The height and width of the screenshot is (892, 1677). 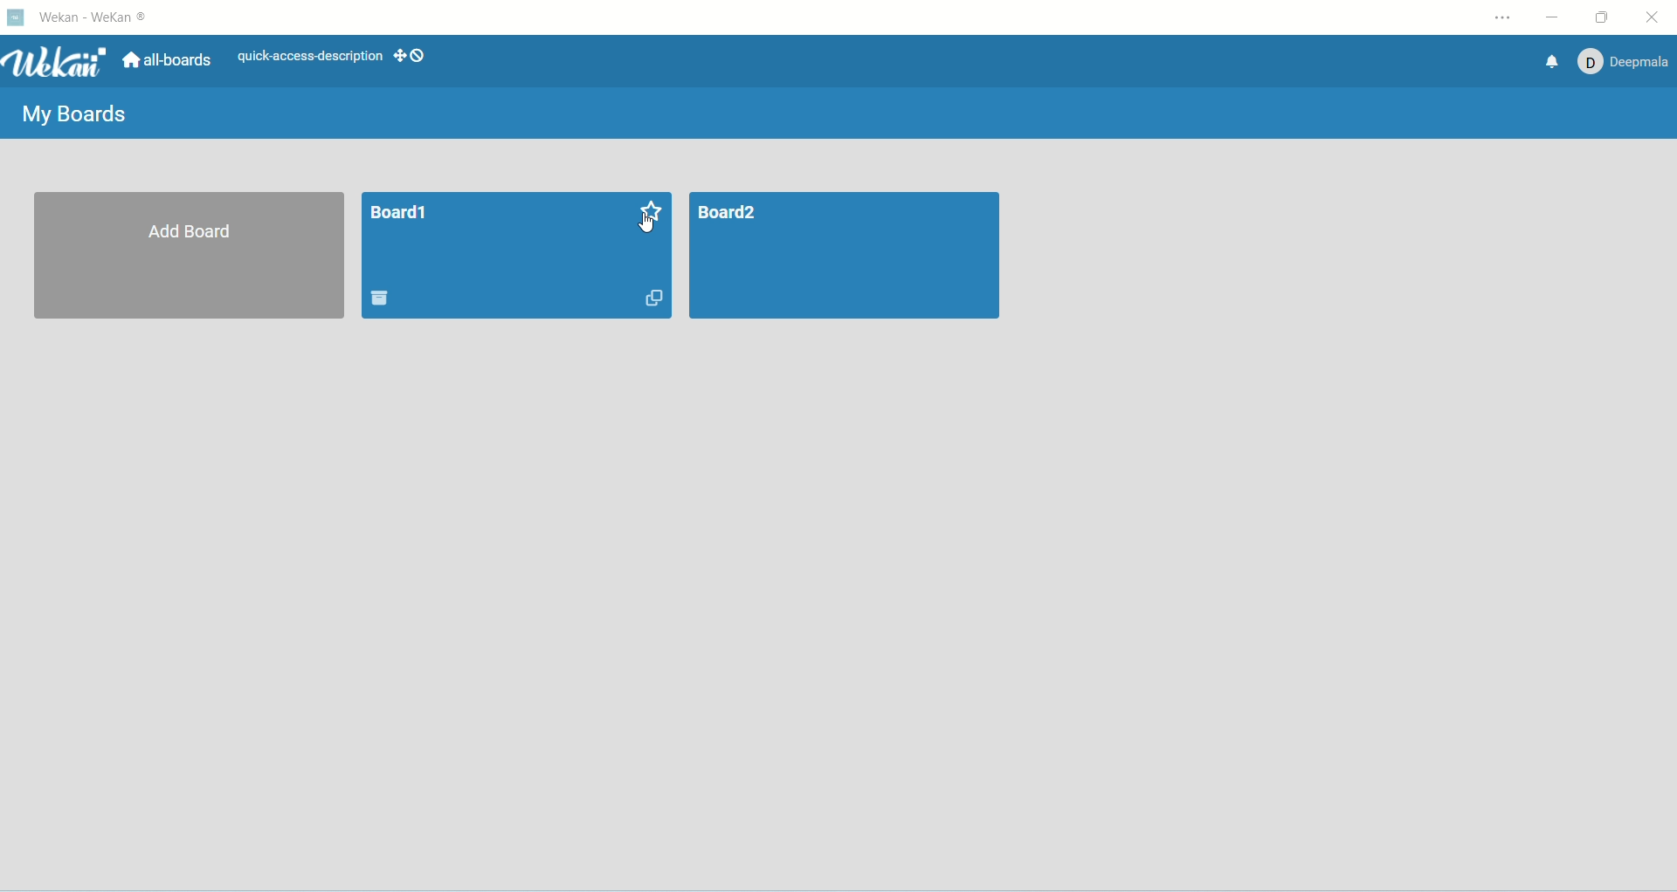 What do you see at coordinates (648, 300) in the screenshot?
I see `duplicate the board` at bounding box center [648, 300].